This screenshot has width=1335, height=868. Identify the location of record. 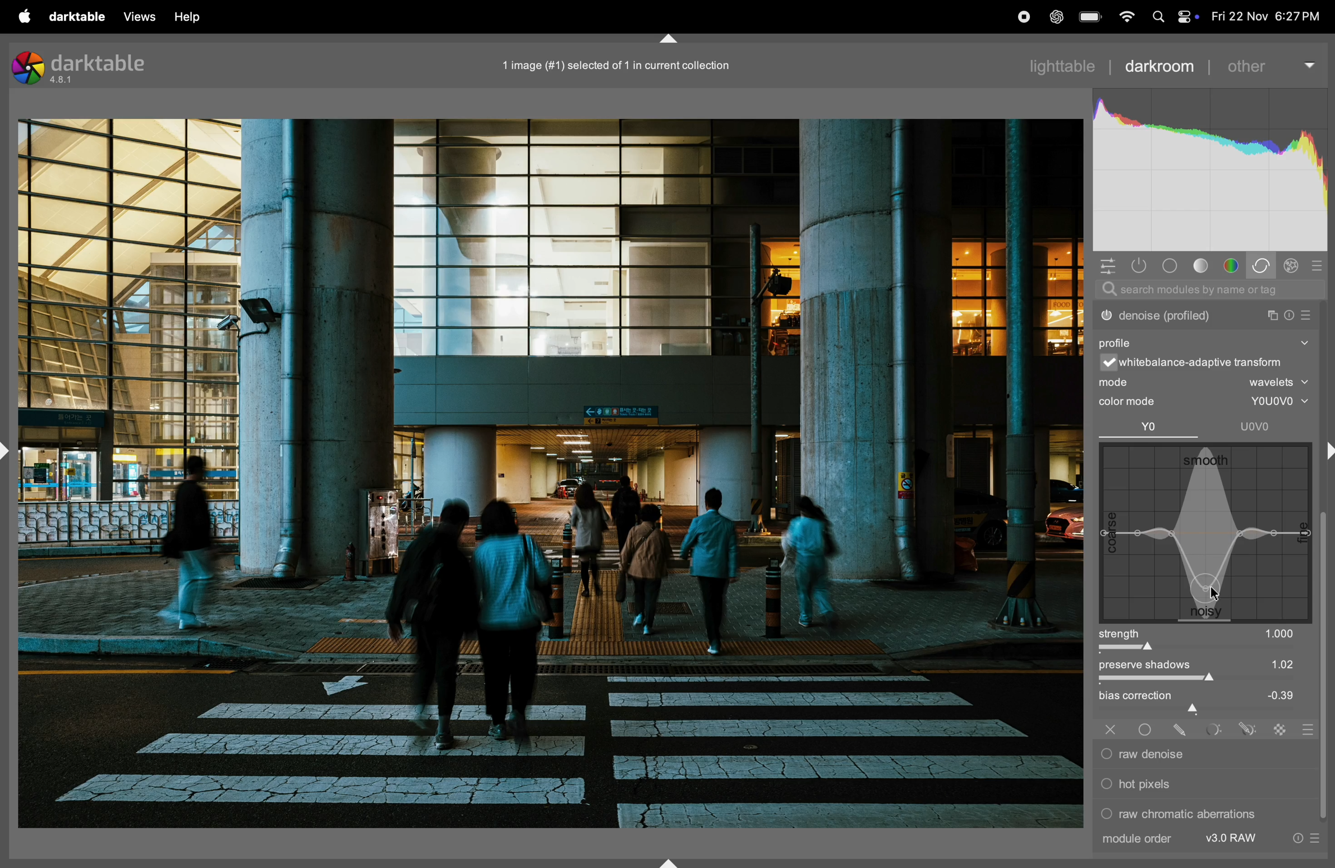
(1023, 16).